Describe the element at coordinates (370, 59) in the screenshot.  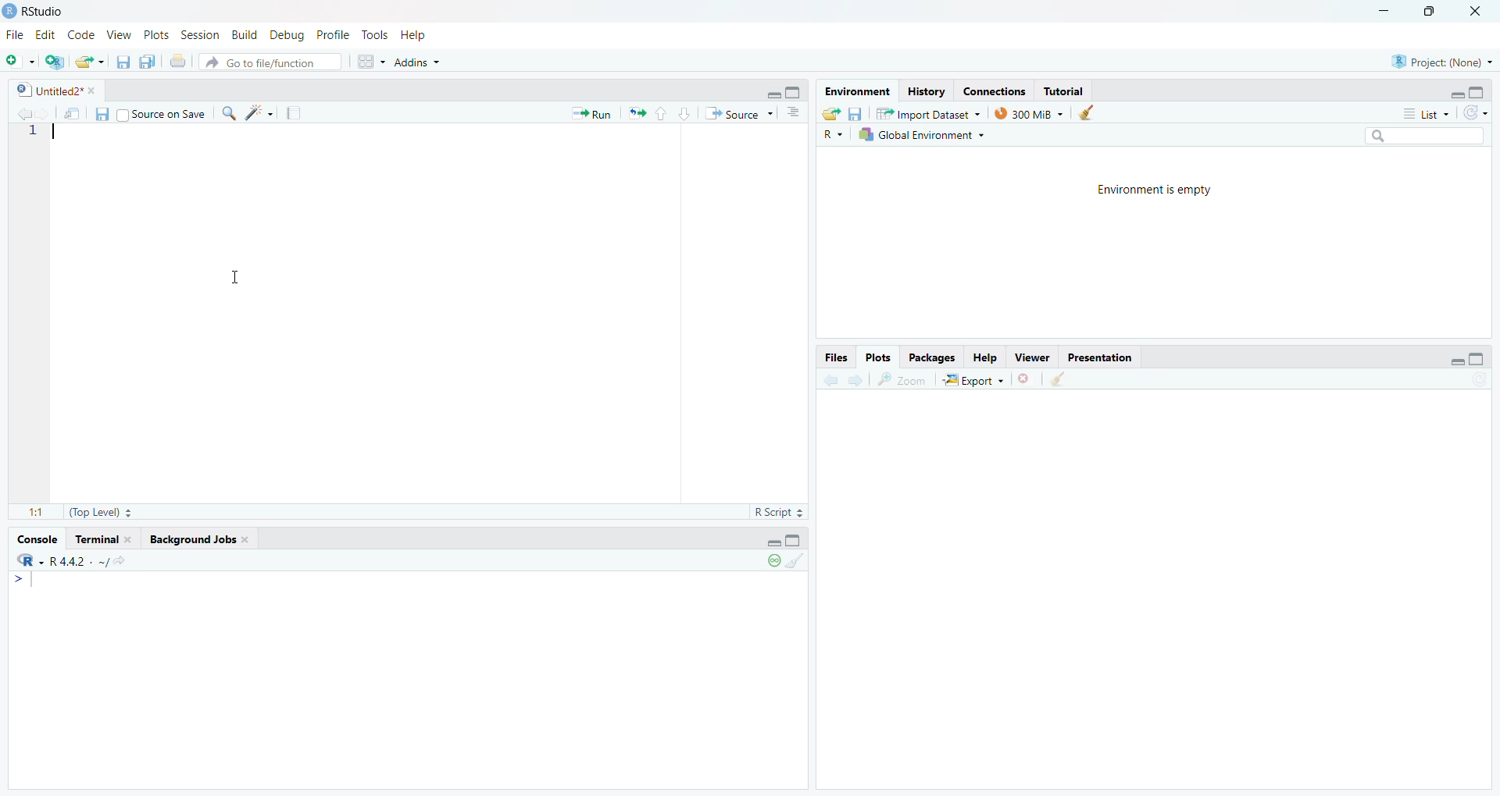
I see `workspace pane` at that location.